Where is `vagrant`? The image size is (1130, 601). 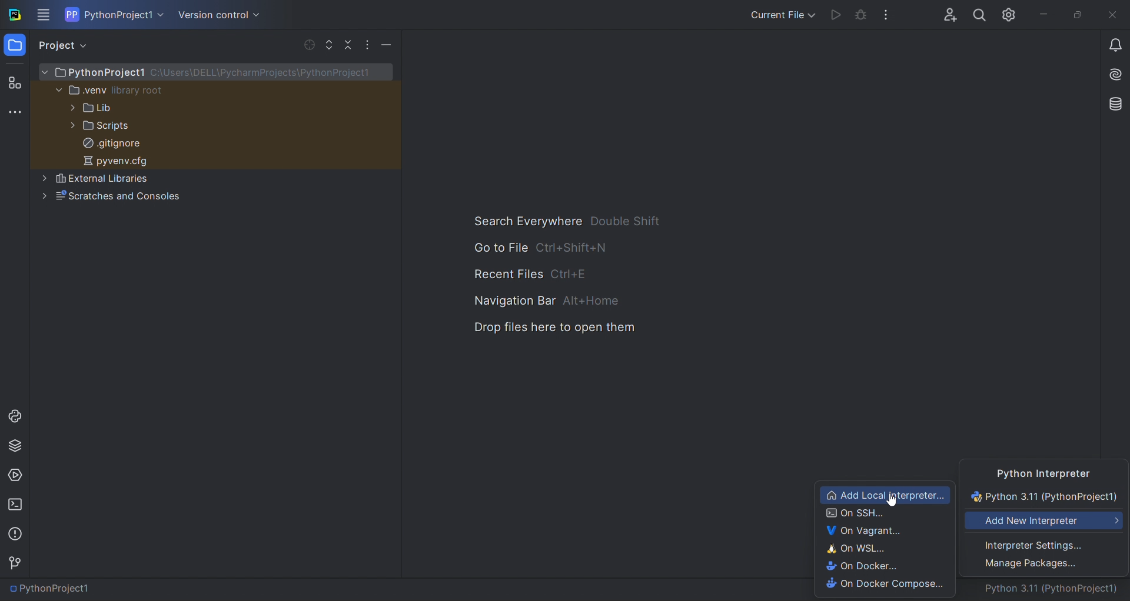 vagrant is located at coordinates (884, 531).